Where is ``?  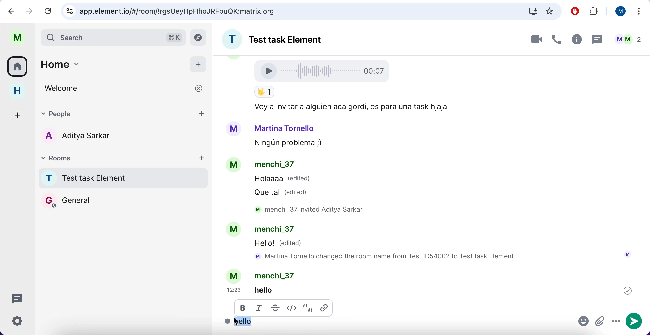
 is located at coordinates (628, 290).